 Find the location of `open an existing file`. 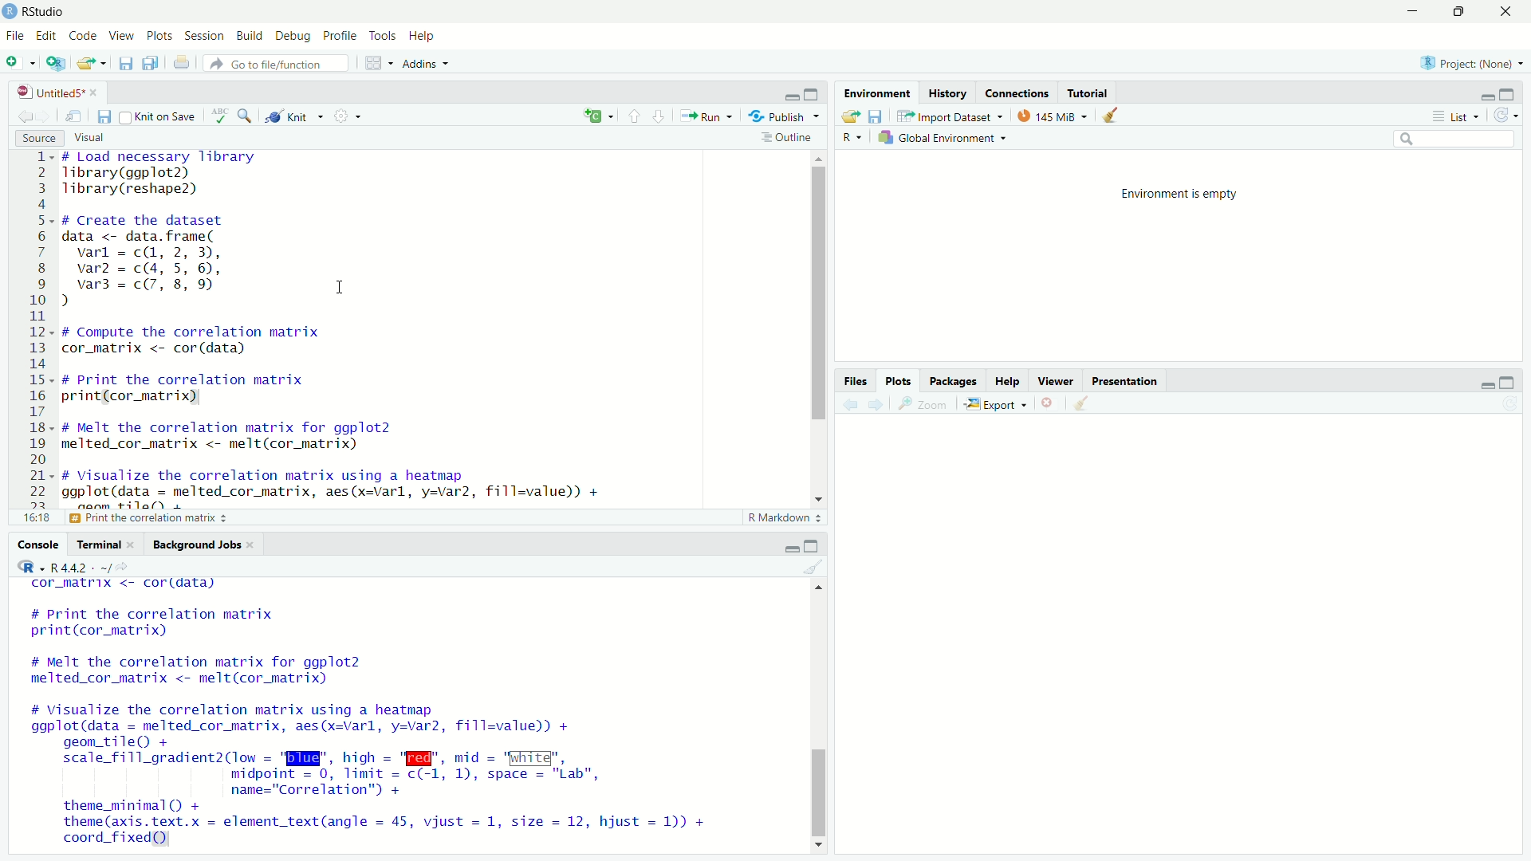

open an existing file is located at coordinates (91, 63).